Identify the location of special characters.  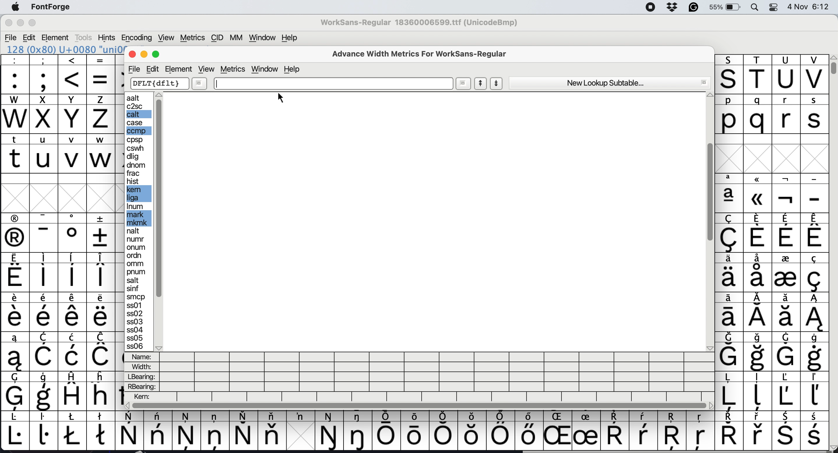
(58, 297).